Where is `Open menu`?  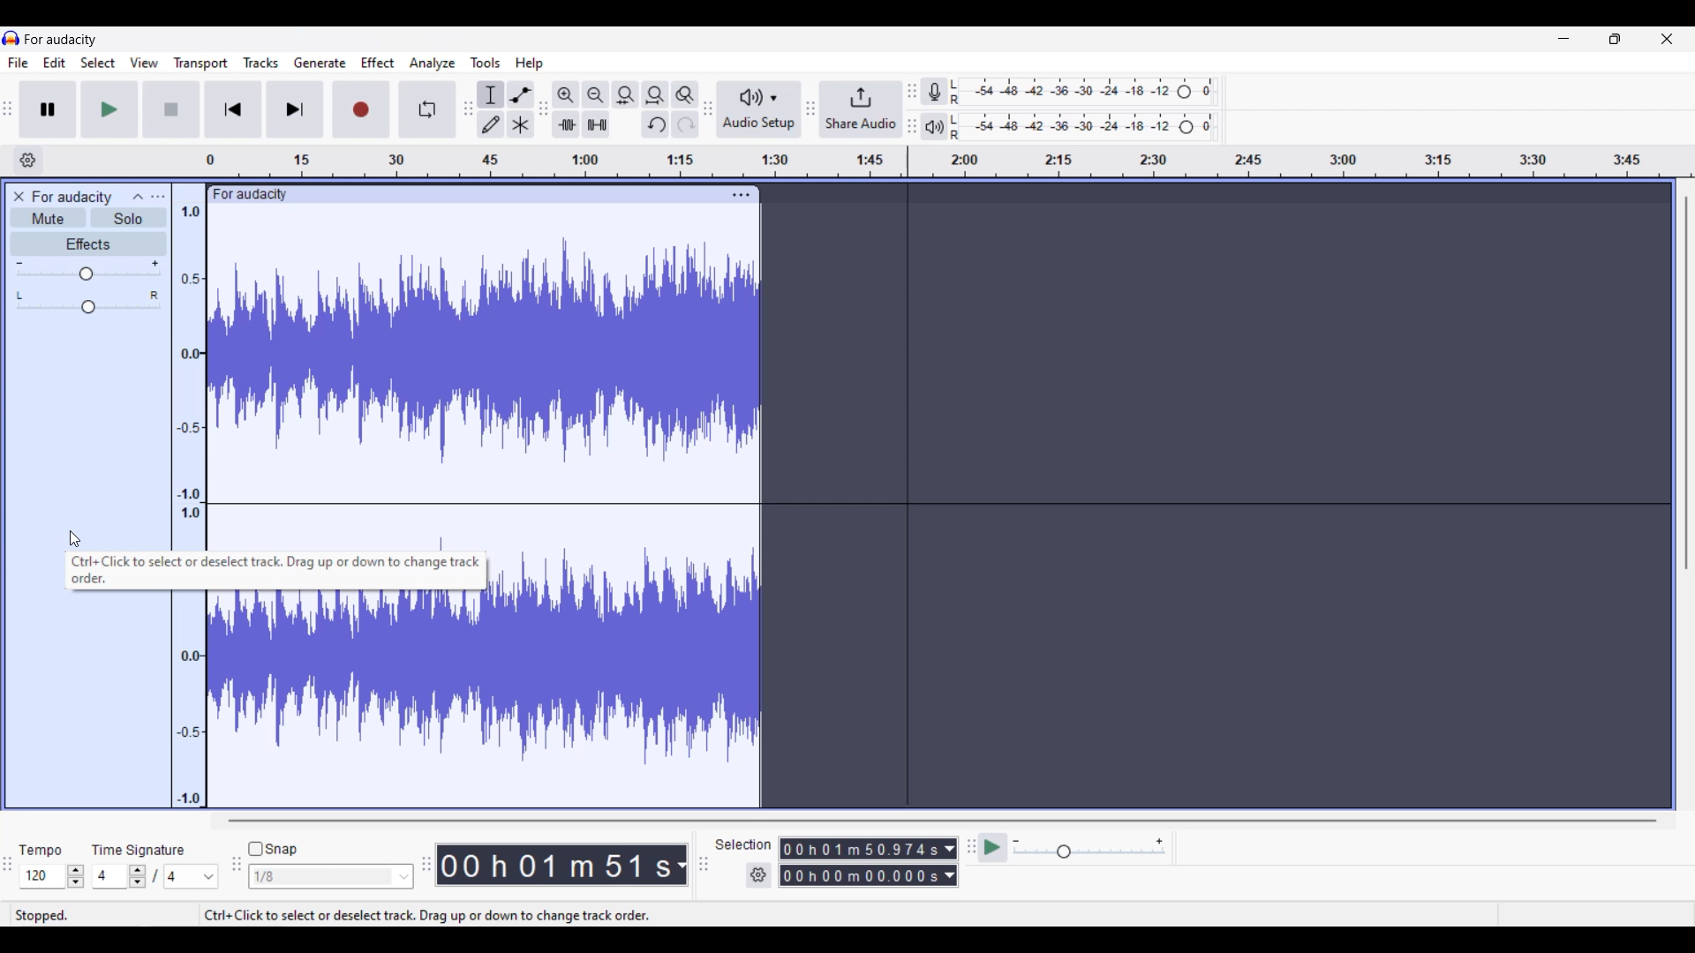 Open menu is located at coordinates (158, 197).